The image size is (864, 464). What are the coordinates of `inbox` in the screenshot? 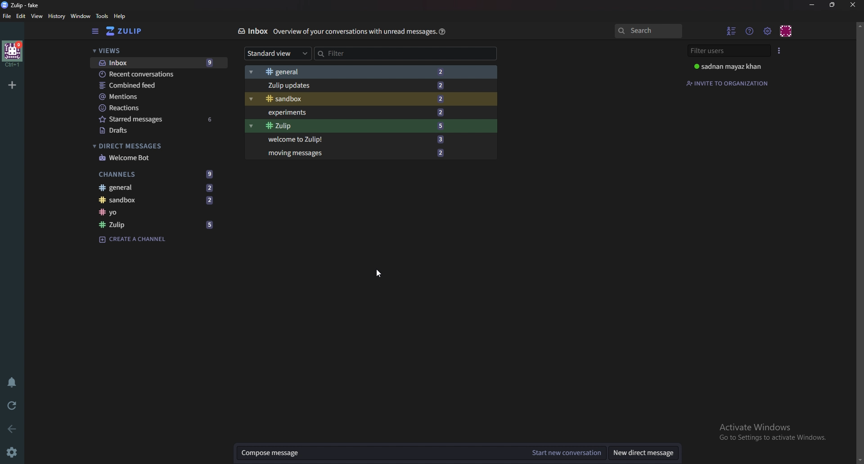 It's located at (155, 62).